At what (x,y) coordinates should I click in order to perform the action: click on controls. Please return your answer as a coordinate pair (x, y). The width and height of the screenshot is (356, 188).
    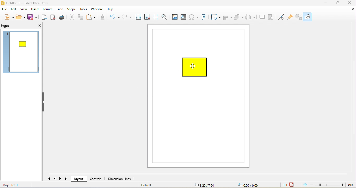
    Looking at the image, I should click on (97, 179).